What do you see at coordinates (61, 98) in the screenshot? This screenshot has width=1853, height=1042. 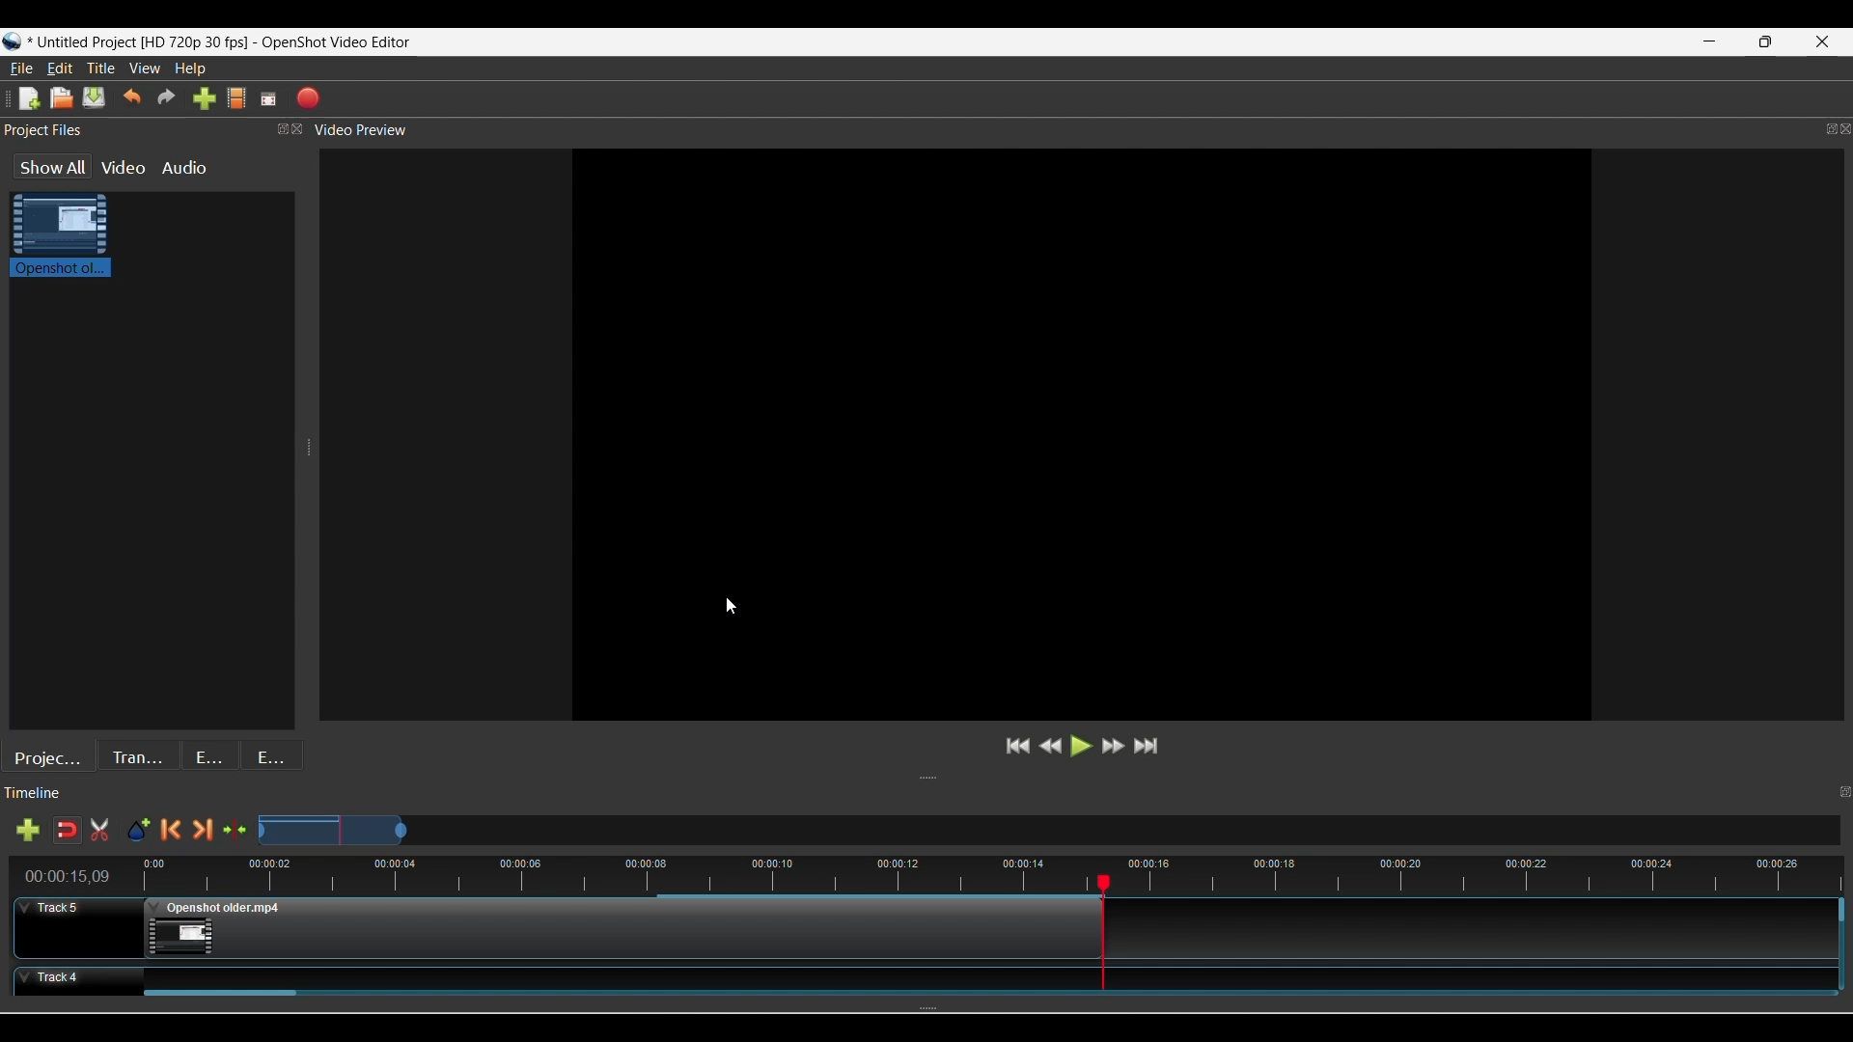 I see `Open file` at bounding box center [61, 98].